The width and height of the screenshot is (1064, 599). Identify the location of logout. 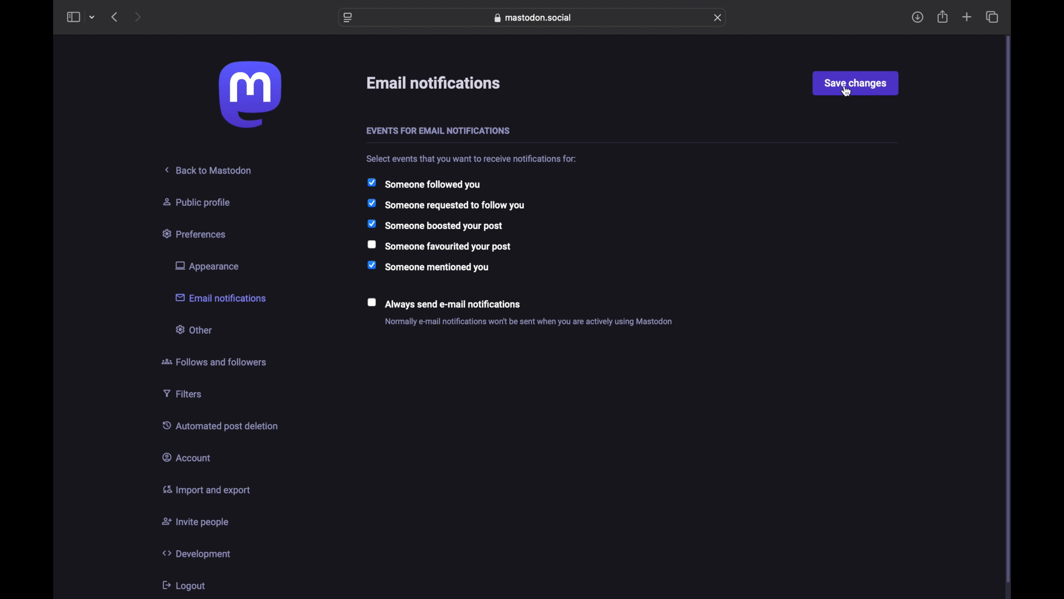
(183, 585).